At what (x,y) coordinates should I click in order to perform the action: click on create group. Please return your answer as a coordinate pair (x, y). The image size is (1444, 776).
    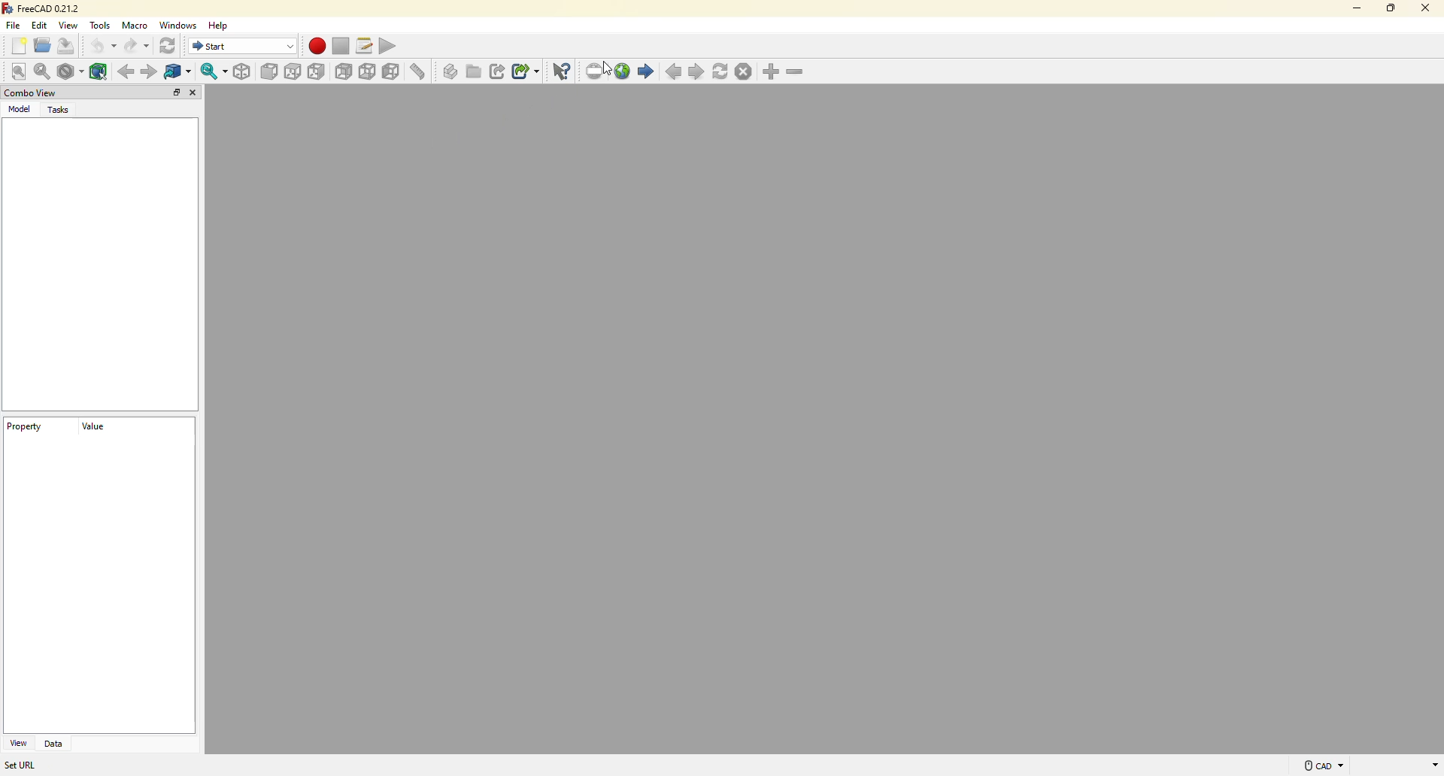
    Looking at the image, I should click on (475, 71).